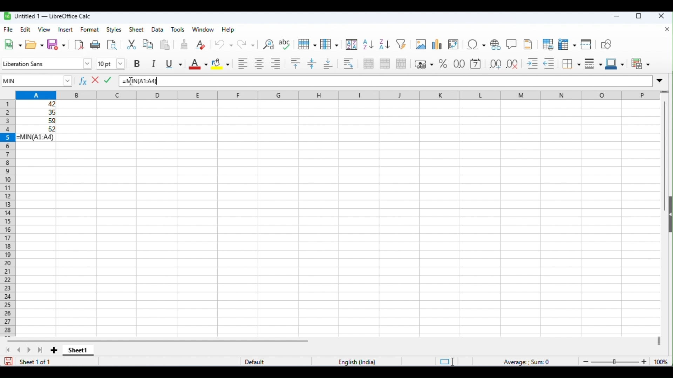  Describe the element at coordinates (203, 30) in the screenshot. I see `window` at that location.